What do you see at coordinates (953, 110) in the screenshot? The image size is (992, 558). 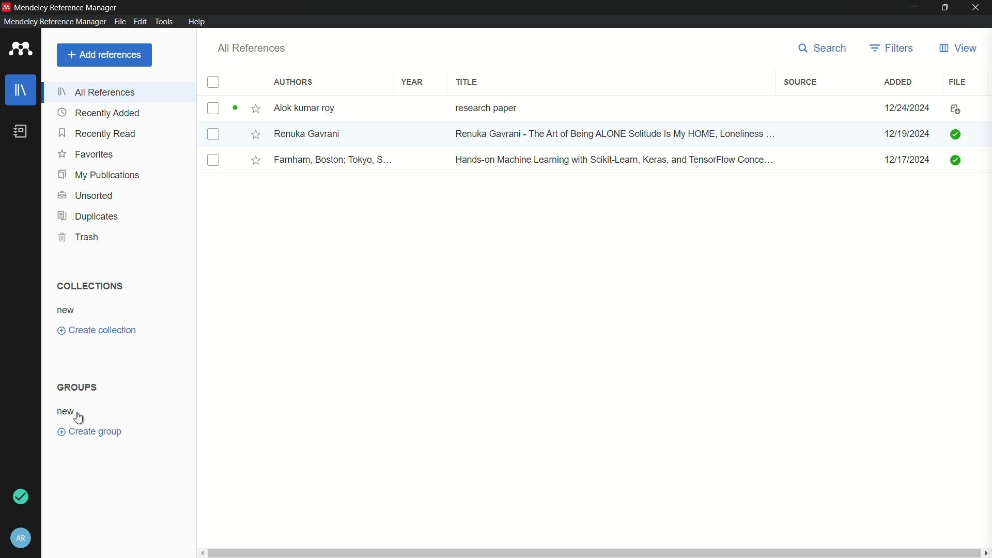 I see `download` at bounding box center [953, 110].